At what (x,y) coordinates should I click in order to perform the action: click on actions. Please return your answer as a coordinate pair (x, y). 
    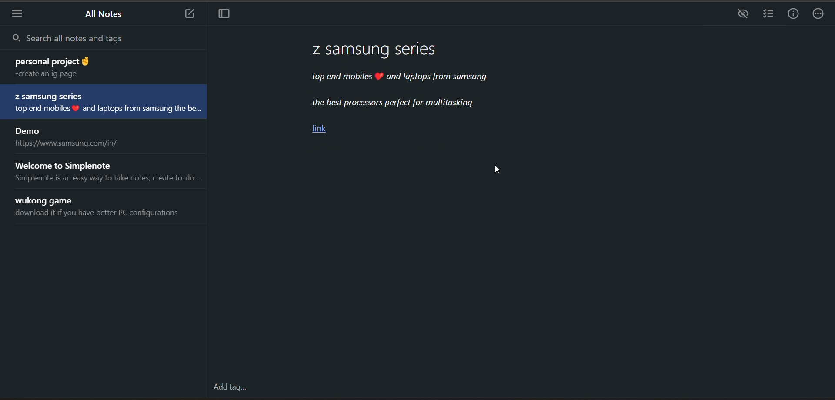
    Looking at the image, I should click on (819, 16).